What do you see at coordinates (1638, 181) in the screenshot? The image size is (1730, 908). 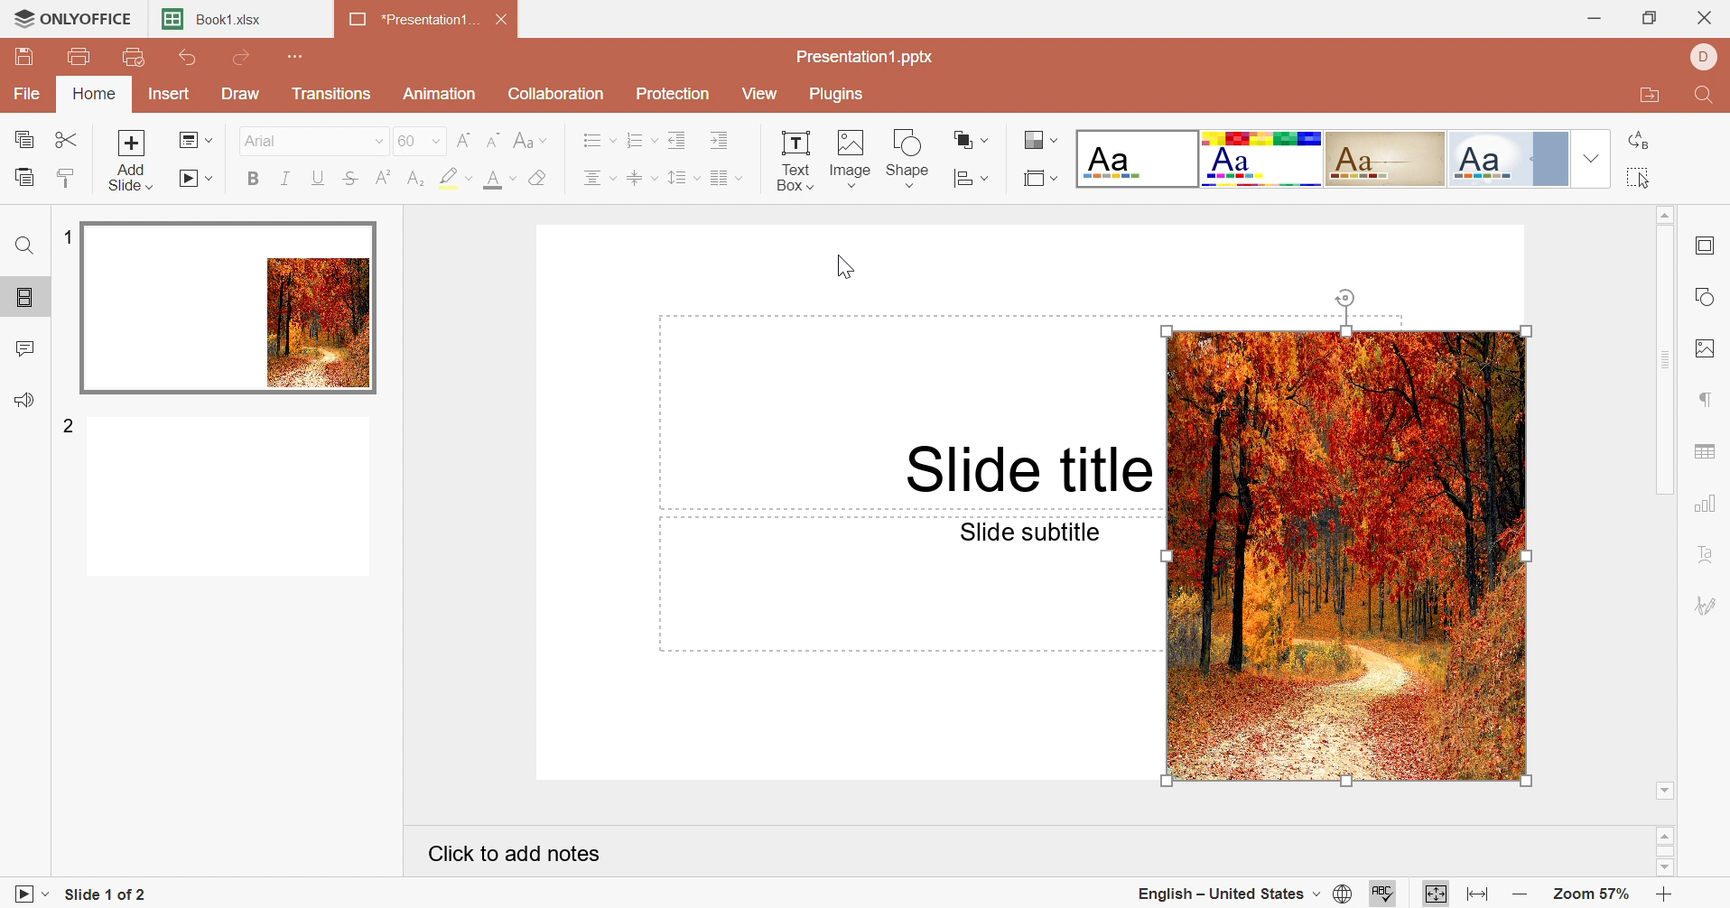 I see `Select all` at bounding box center [1638, 181].